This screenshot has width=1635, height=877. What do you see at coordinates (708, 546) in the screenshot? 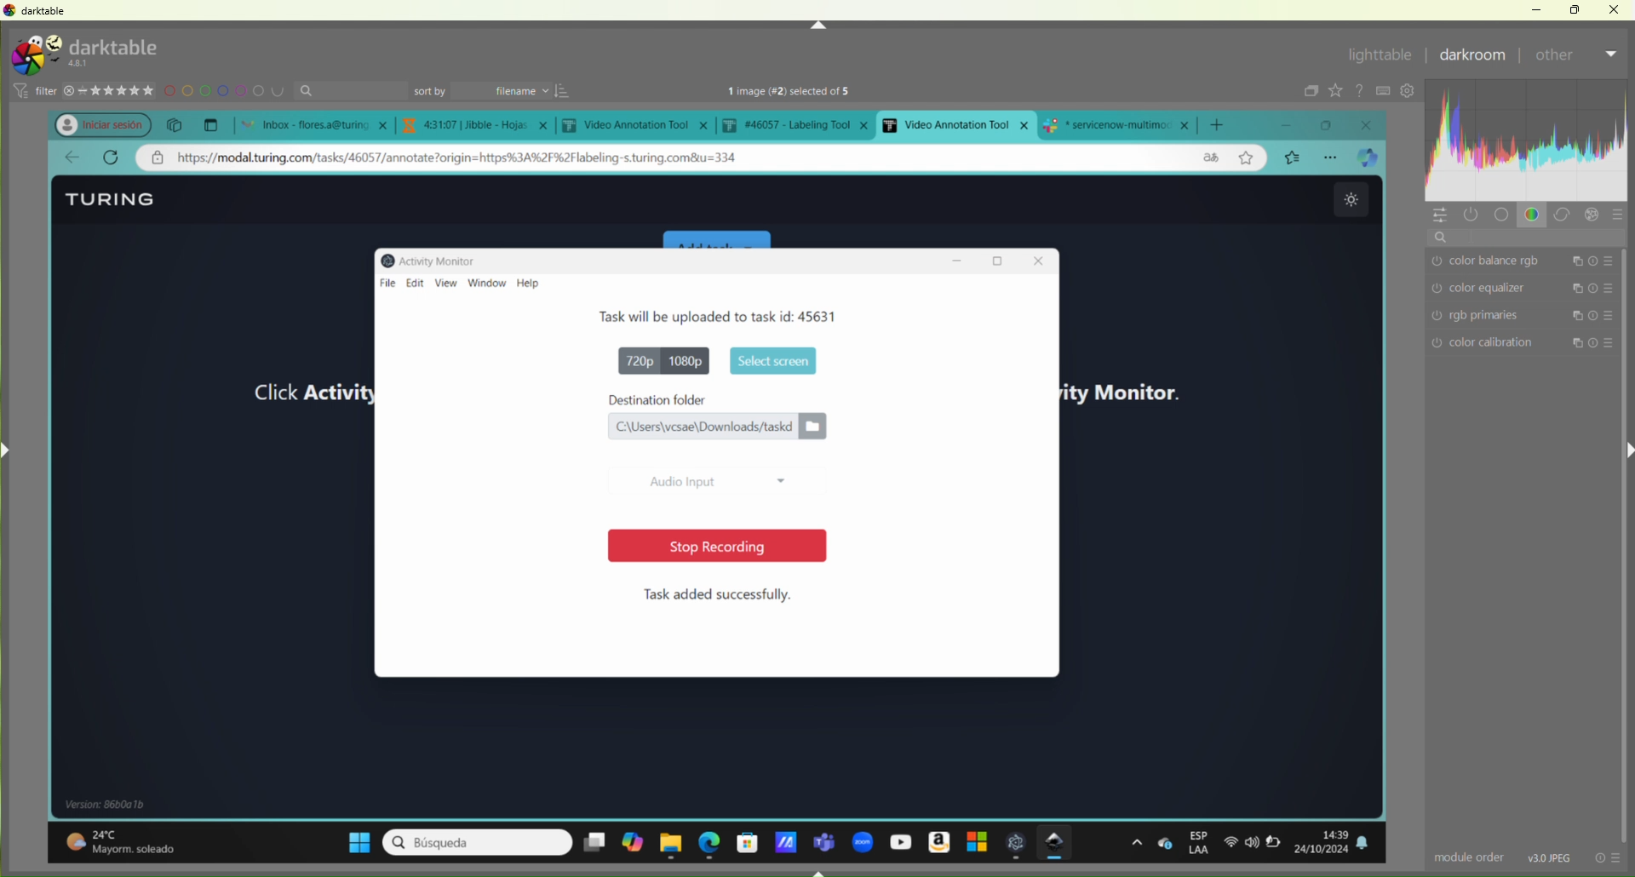
I see `stop recording` at bounding box center [708, 546].